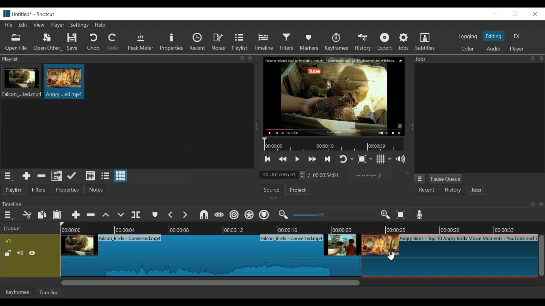 The height and width of the screenshot is (306, 545). Describe the element at coordinates (268, 159) in the screenshot. I see `skip to the previous point` at that location.